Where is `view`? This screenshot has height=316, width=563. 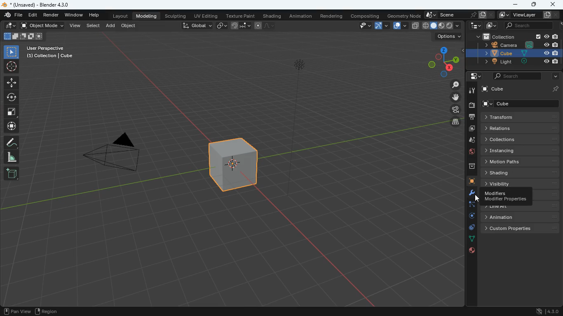
view is located at coordinates (74, 26).